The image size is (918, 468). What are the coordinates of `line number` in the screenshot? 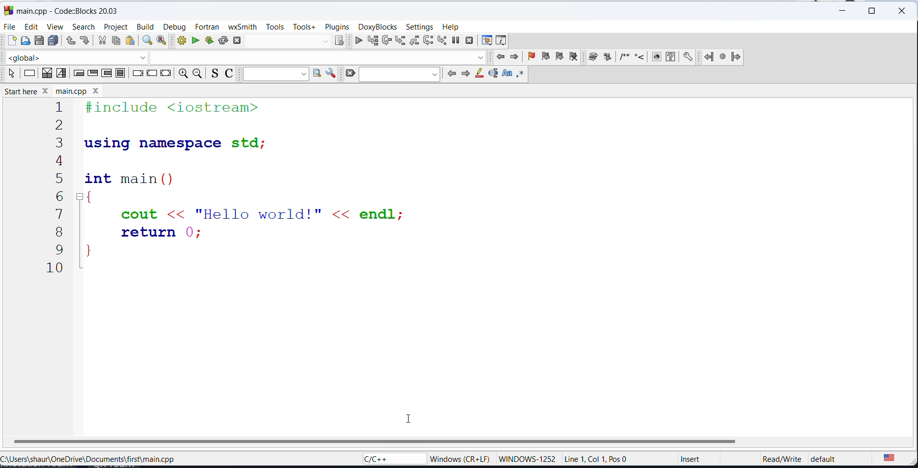 It's located at (53, 188).